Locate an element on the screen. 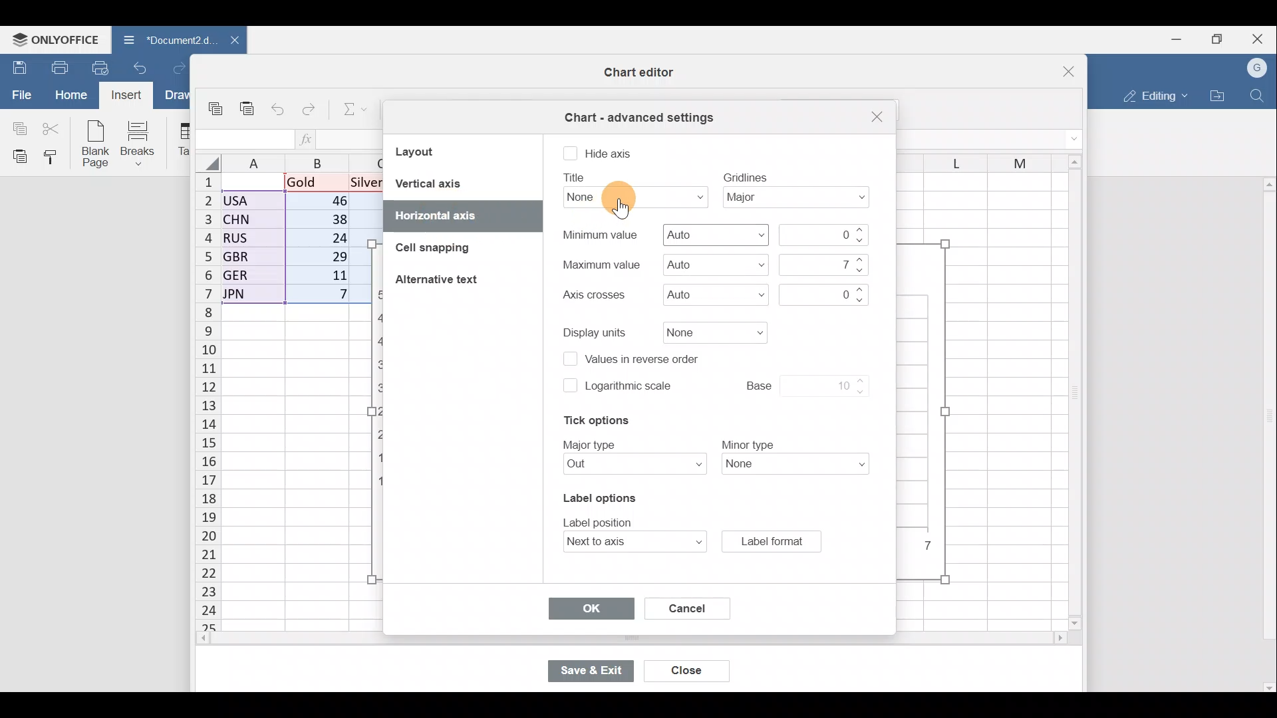 The width and height of the screenshot is (1277, 718). Label position is located at coordinates (623, 542).